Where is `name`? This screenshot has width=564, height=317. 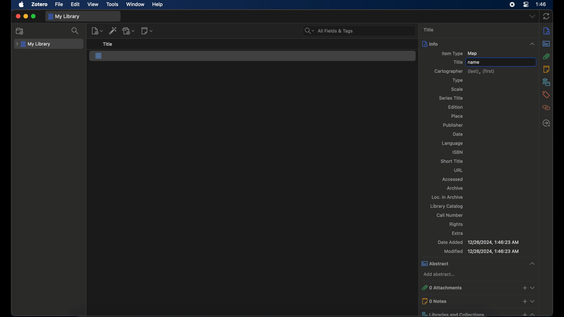
name is located at coordinates (502, 62).